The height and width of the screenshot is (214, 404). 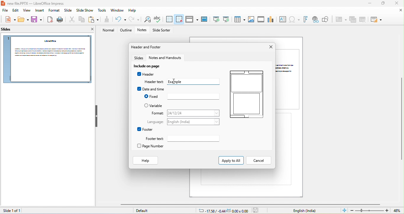 I want to click on find and replace, so click(x=146, y=20).